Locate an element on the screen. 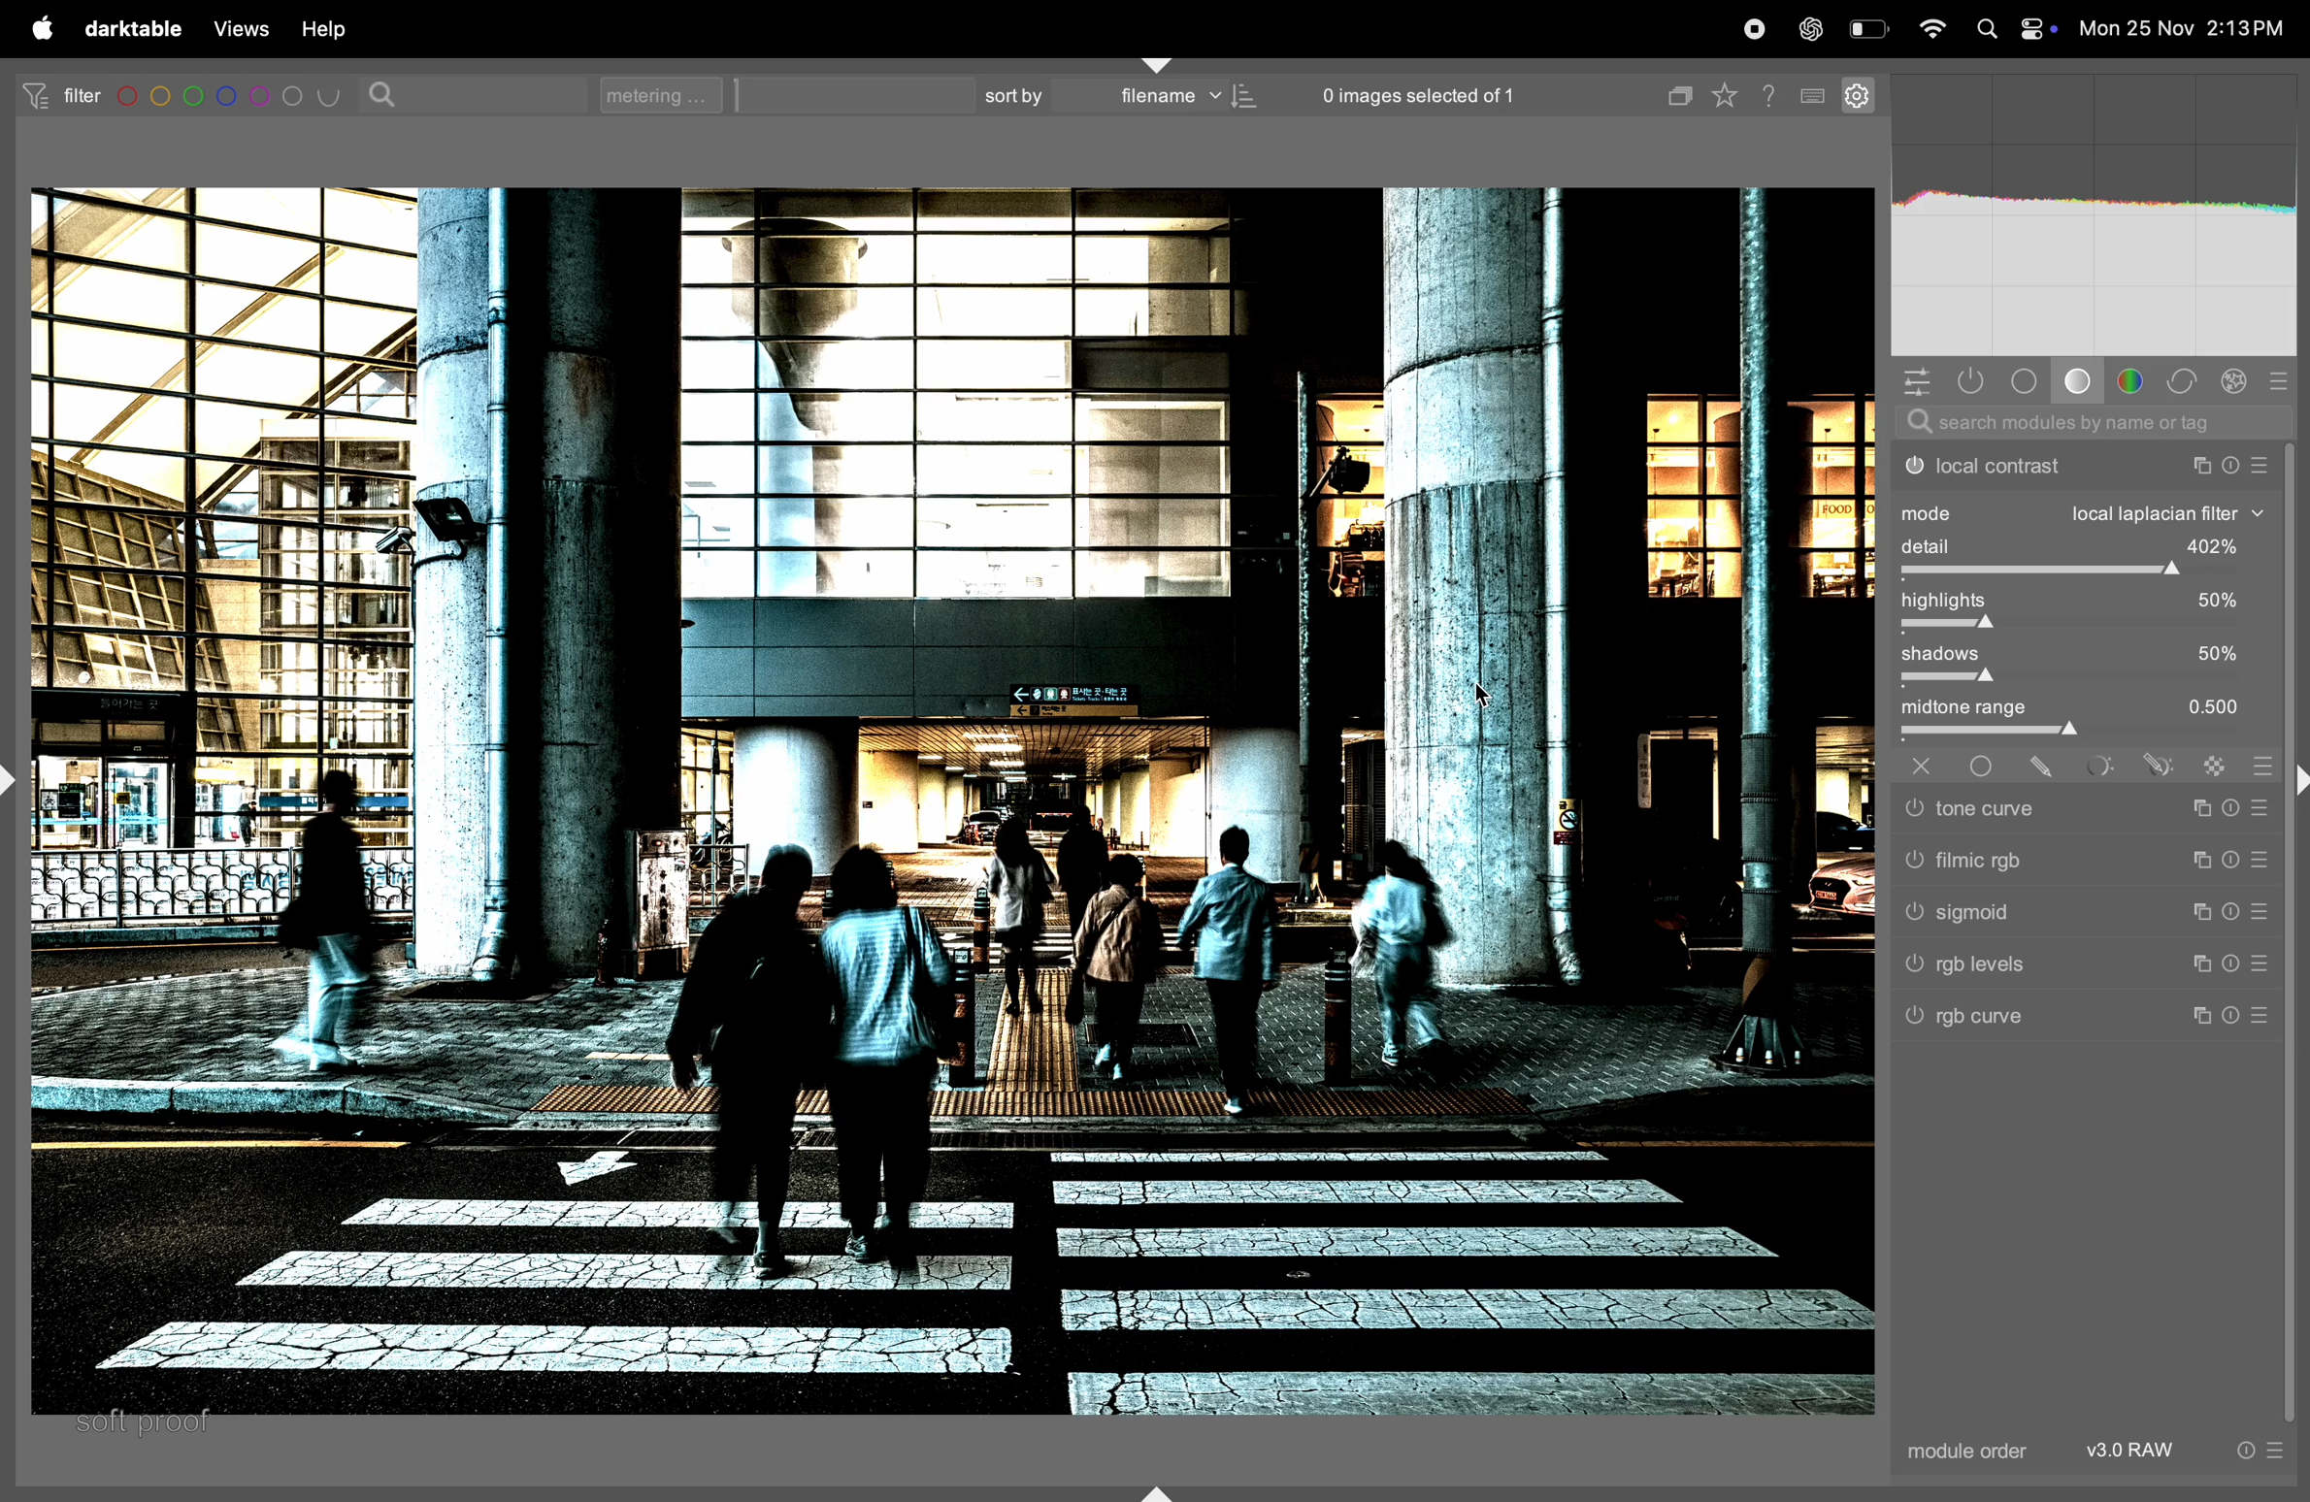 The width and height of the screenshot is (2310, 1502). toggle is located at coordinates (2085, 680).